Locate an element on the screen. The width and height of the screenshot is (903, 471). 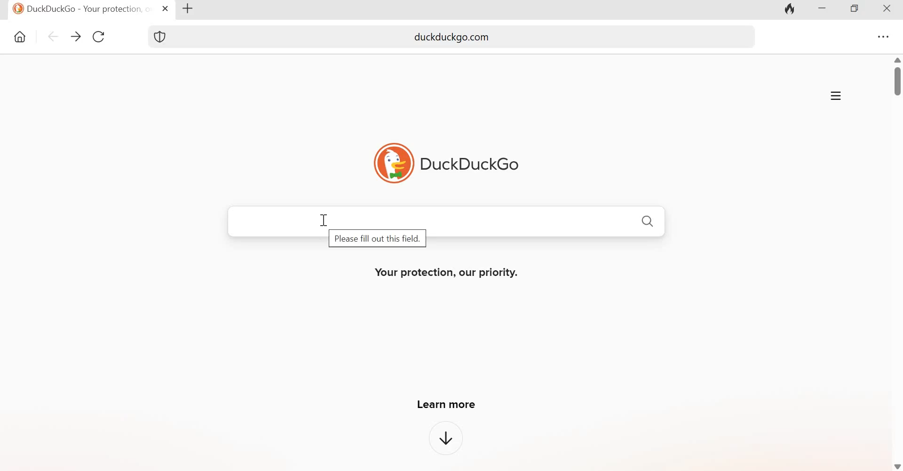
logo is located at coordinates (394, 163).